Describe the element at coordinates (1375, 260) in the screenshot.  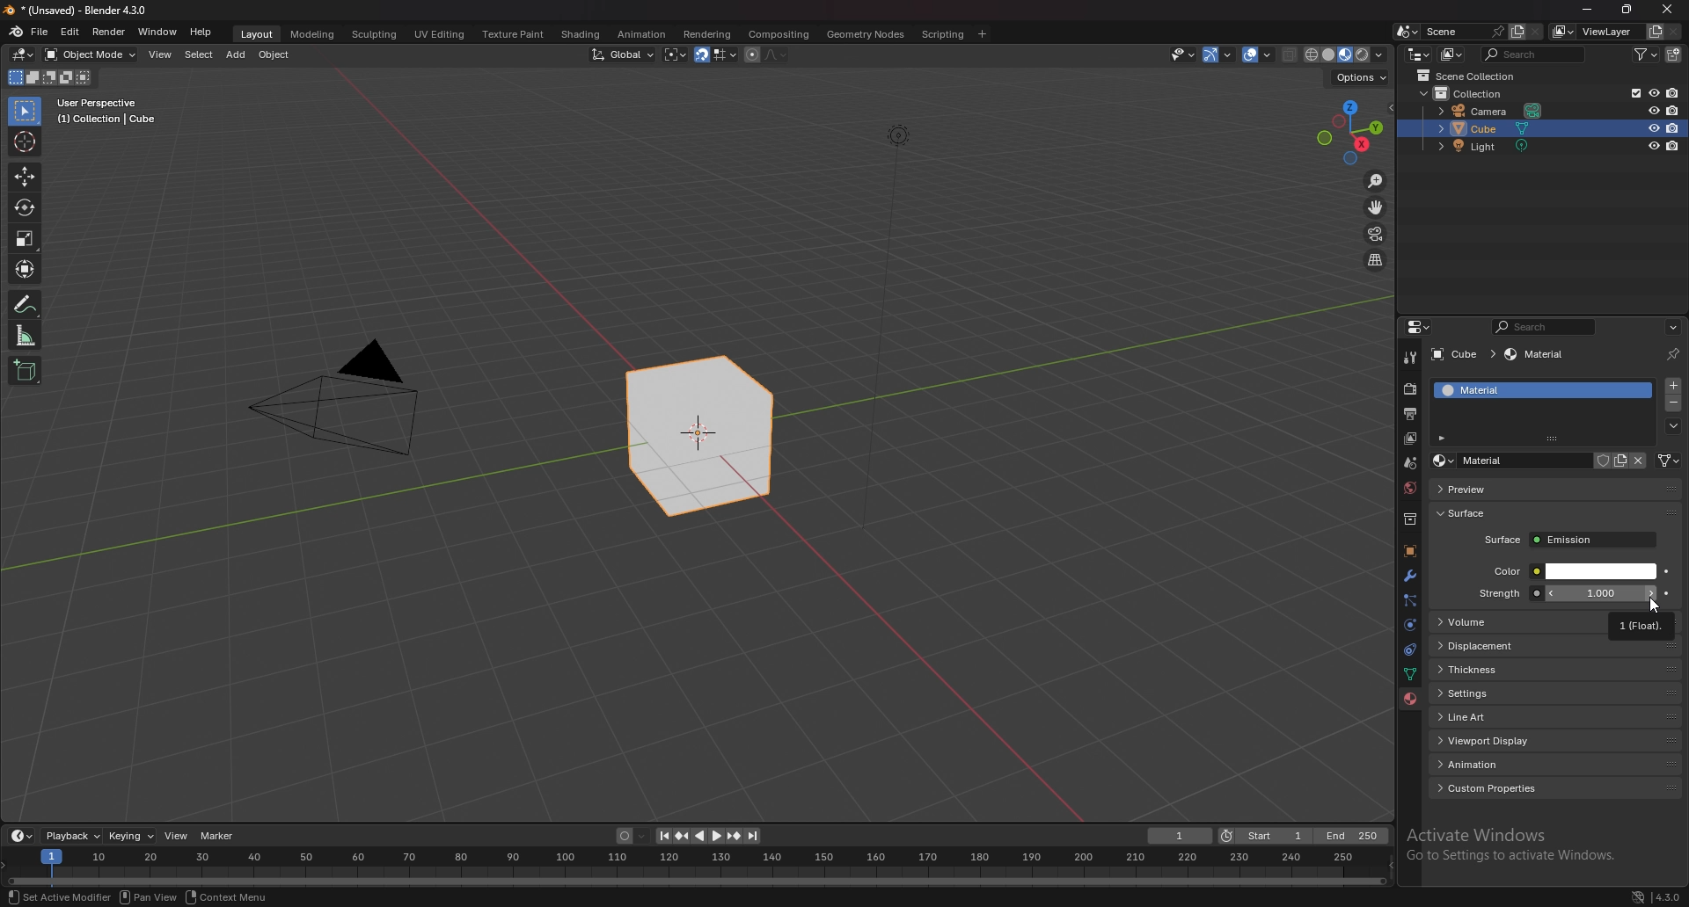
I see `perspective/orthographic mode` at that location.